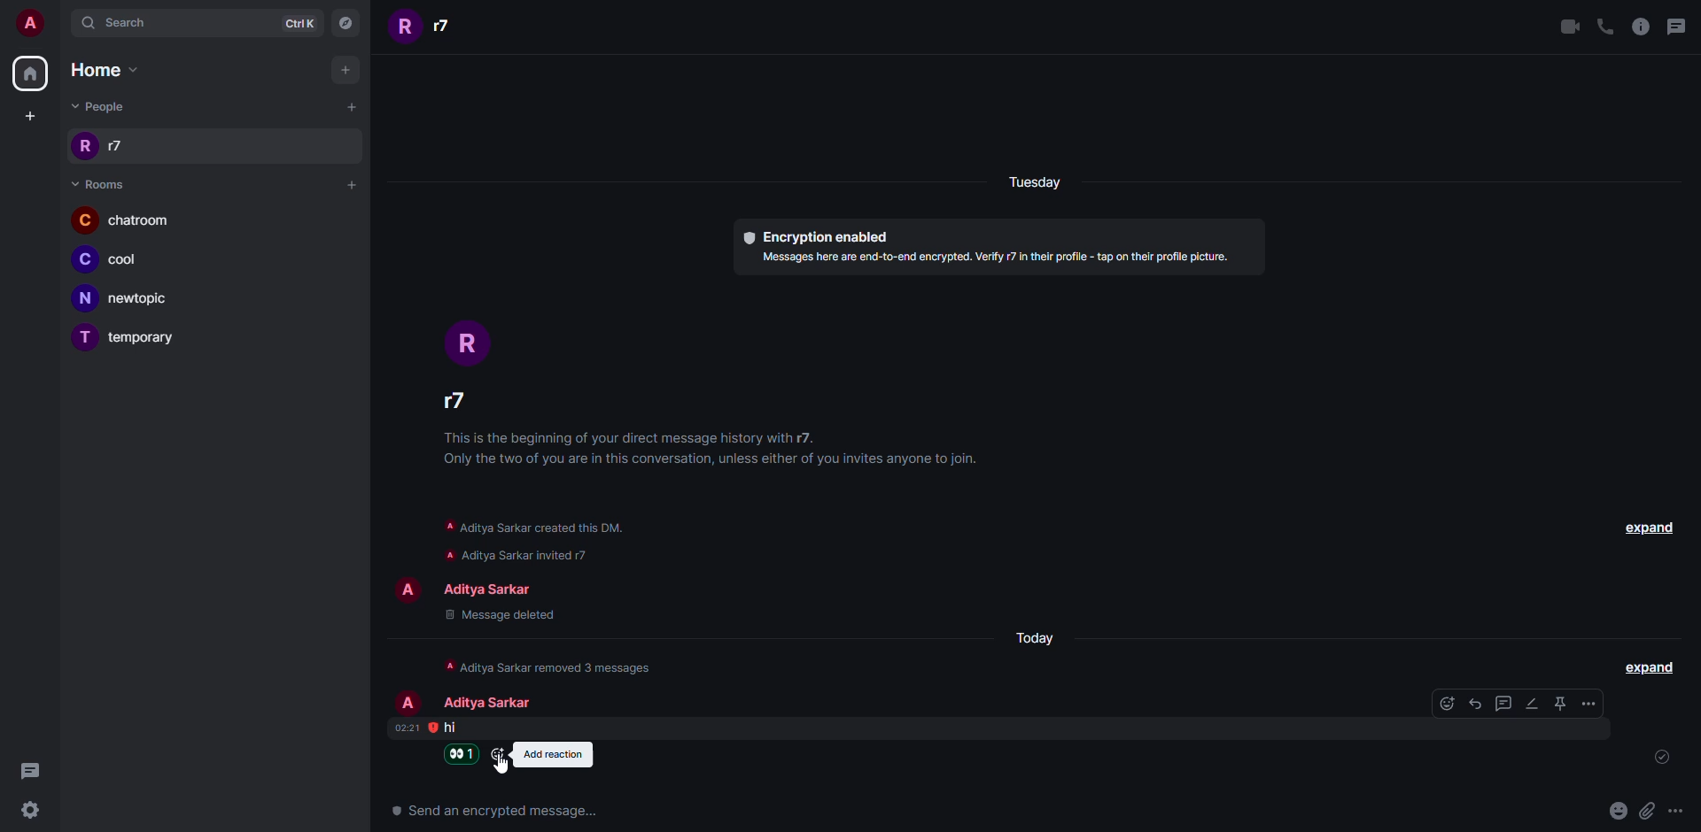 The width and height of the screenshot is (1701, 832). I want to click on emoji, so click(1617, 811).